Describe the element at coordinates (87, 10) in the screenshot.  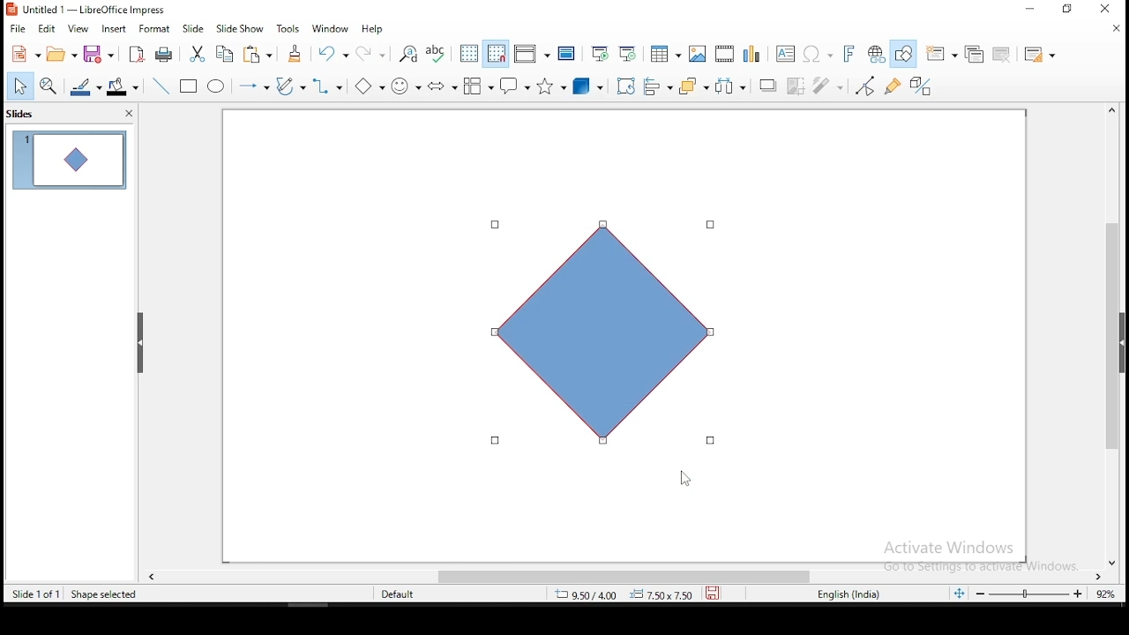
I see `icon and filename` at that location.